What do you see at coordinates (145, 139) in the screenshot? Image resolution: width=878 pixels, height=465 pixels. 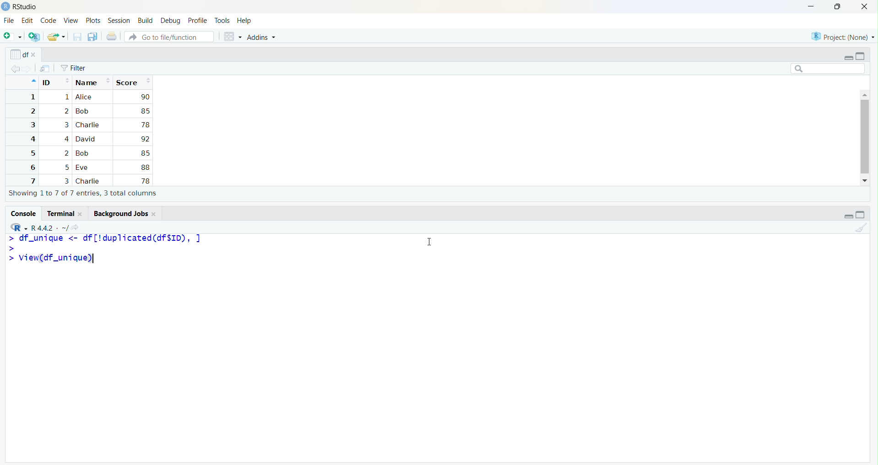 I see `92` at bounding box center [145, 139].